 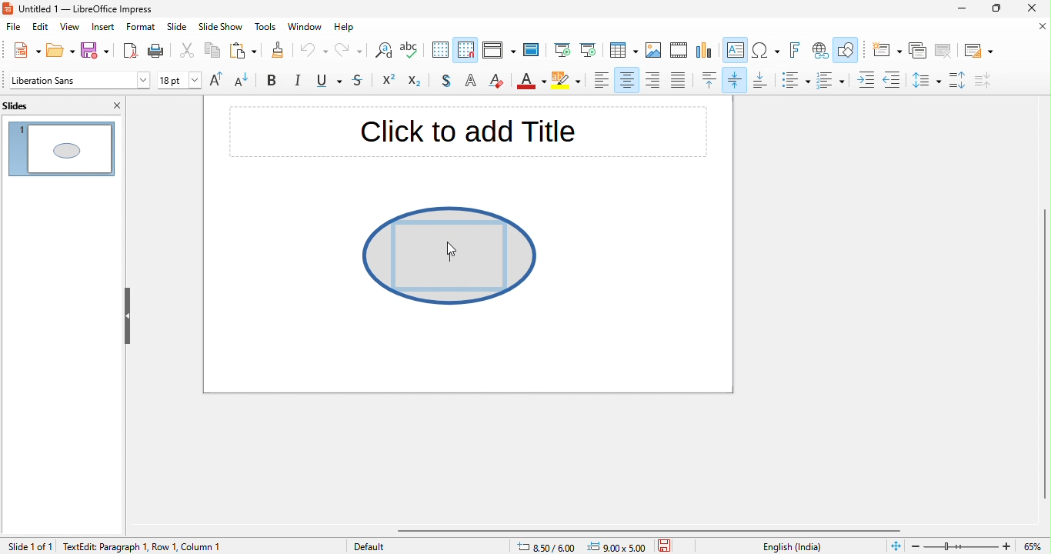 I want to click on increase font size, so click(x=219, y=81).